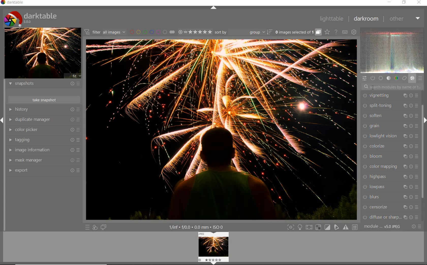 The width and height of the screenshot is (427, 265). I want to click on filter images by color labels, so click(151, 32).